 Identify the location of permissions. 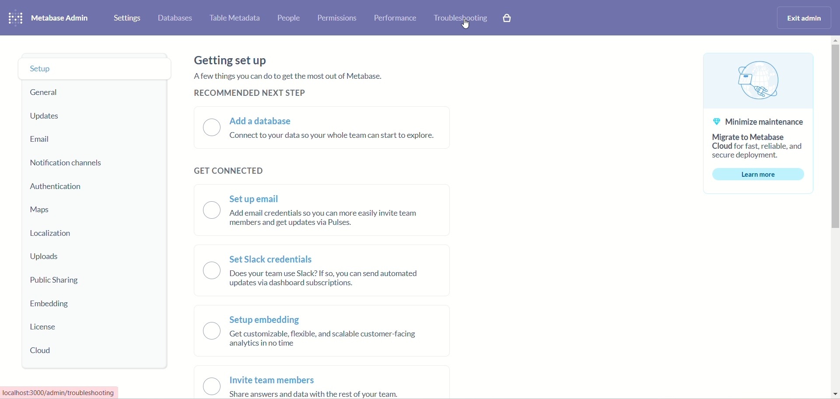
(336, 17).